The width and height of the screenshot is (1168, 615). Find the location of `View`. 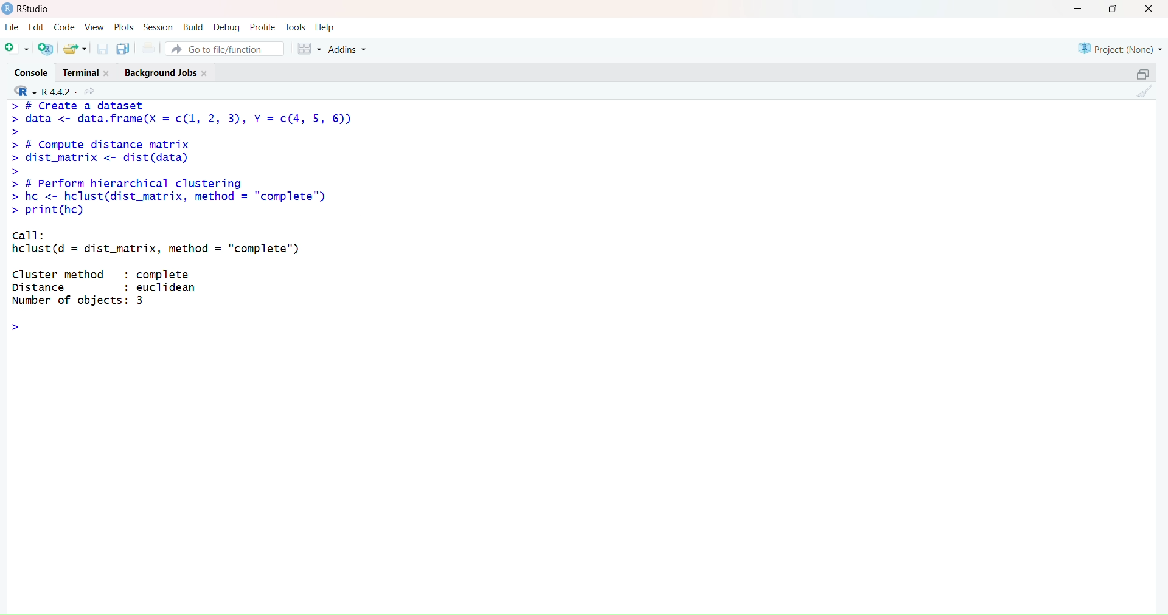

View is located at coordinates (94, 27).